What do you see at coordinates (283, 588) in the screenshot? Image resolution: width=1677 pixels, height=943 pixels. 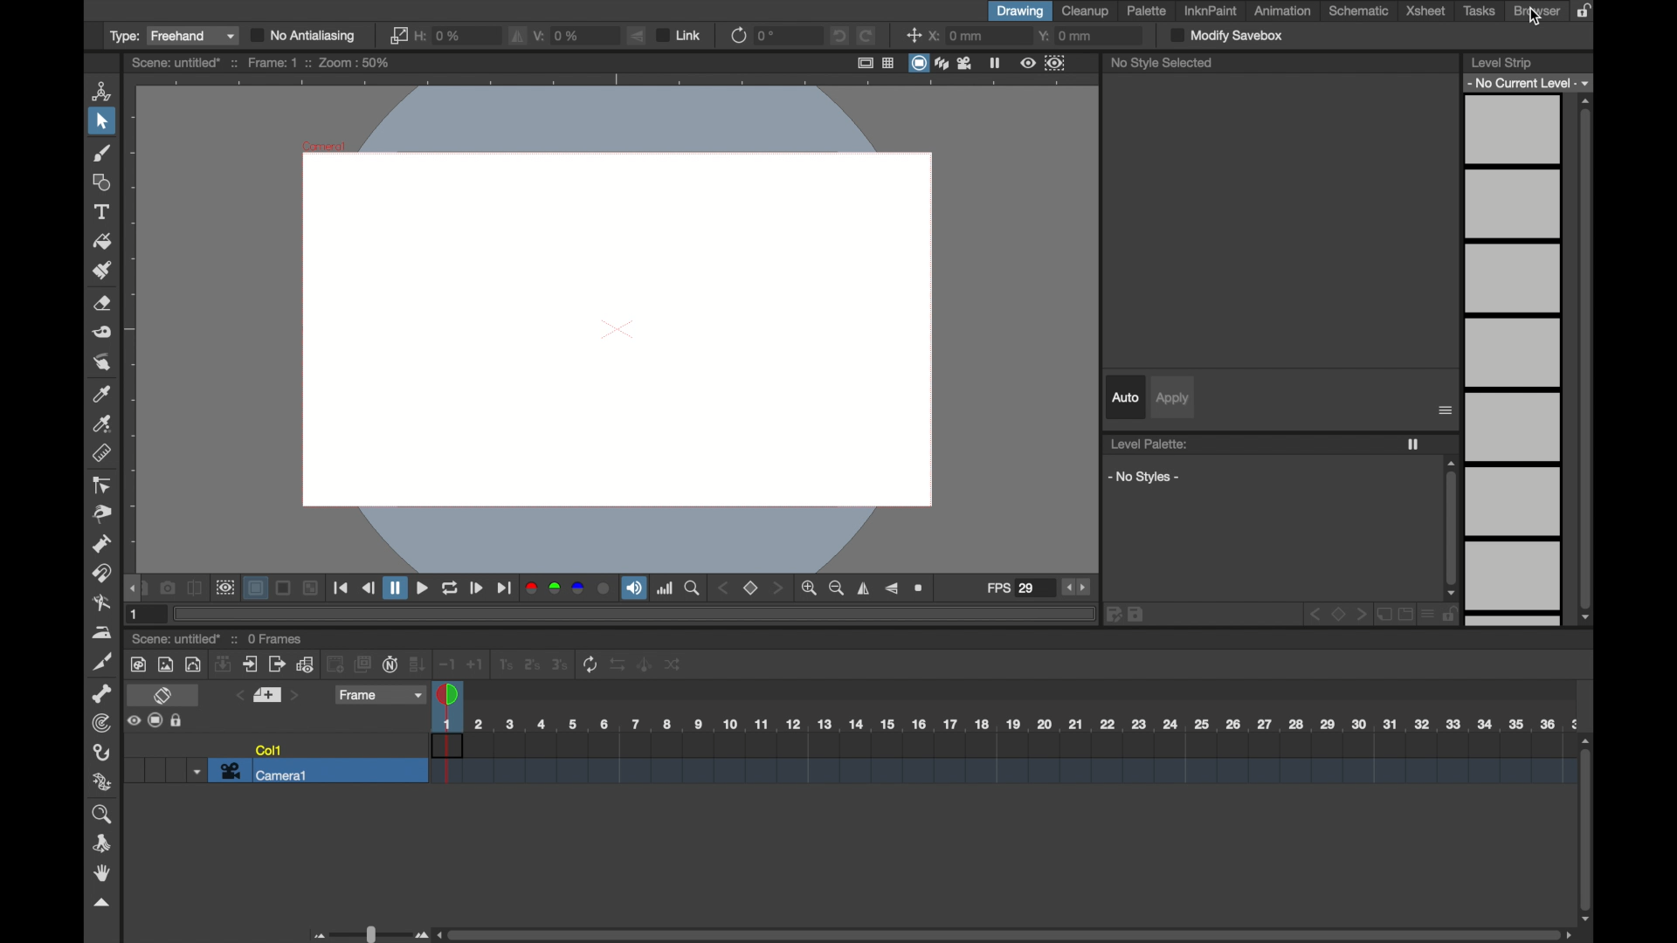 I see `screen` at bounding box center [283, 588].